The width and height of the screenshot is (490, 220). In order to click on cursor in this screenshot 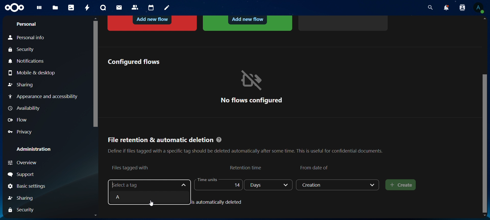, I will do `click(153, 203)`.